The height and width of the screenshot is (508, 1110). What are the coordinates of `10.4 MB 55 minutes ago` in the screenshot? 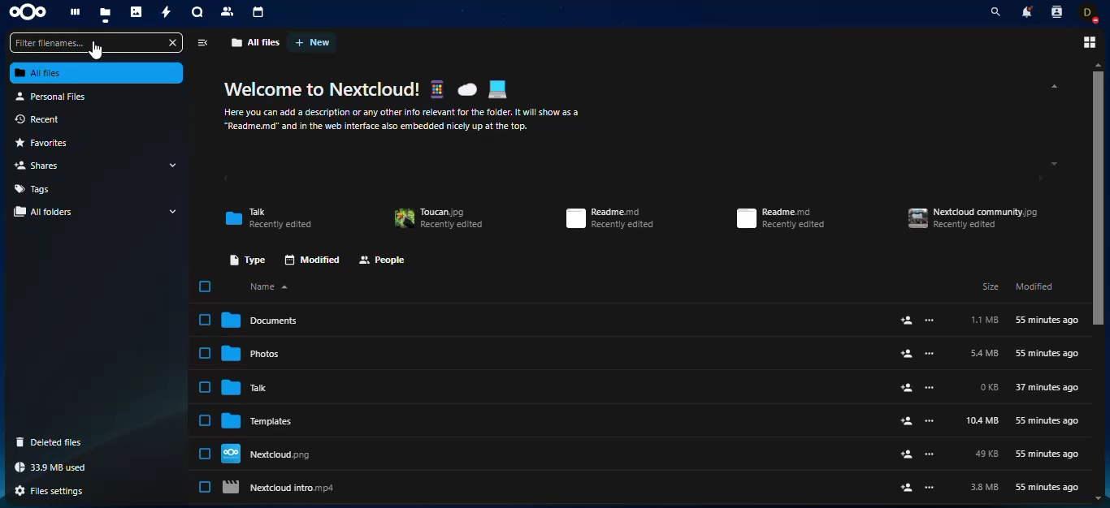 It's located at (1022, 421).